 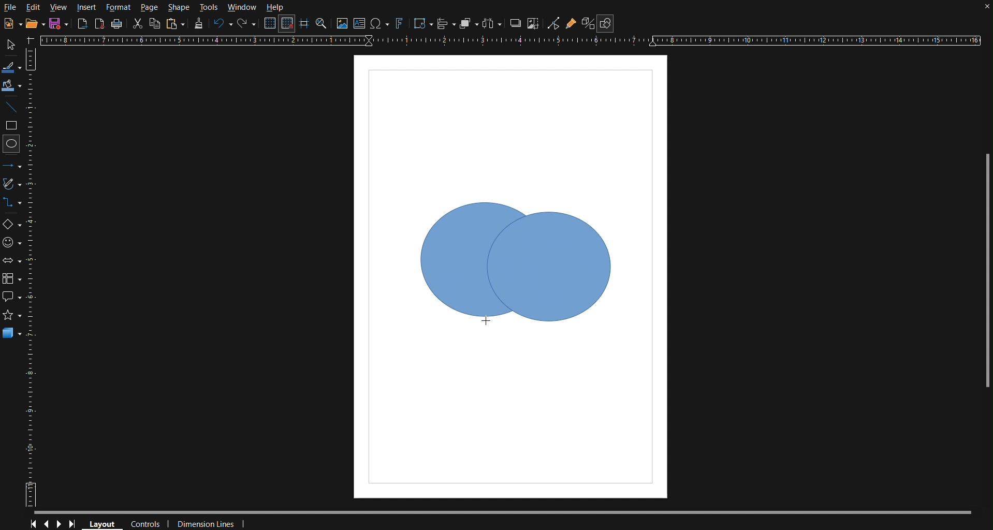 What do you see at coordinates (12, 86) in the screenshot?
I see `Fill Color` at bounding box center [12, 86].